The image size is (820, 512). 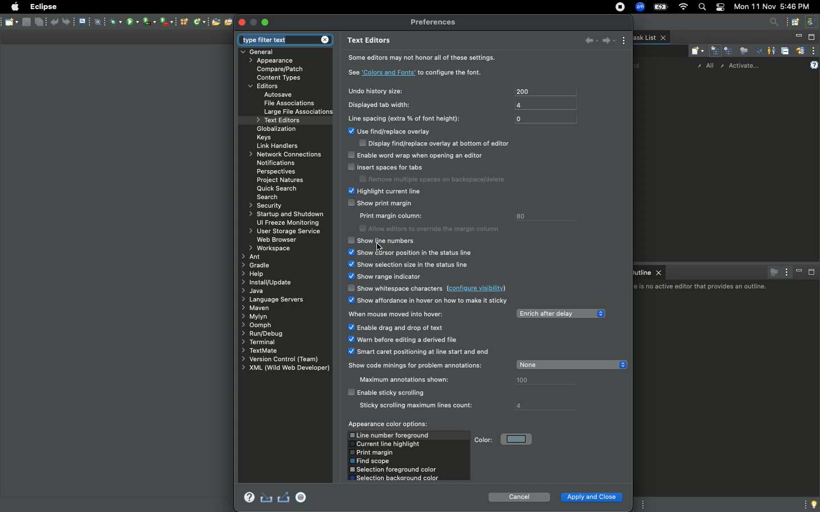 I want to click on Forward, so click(x=71, y=22).